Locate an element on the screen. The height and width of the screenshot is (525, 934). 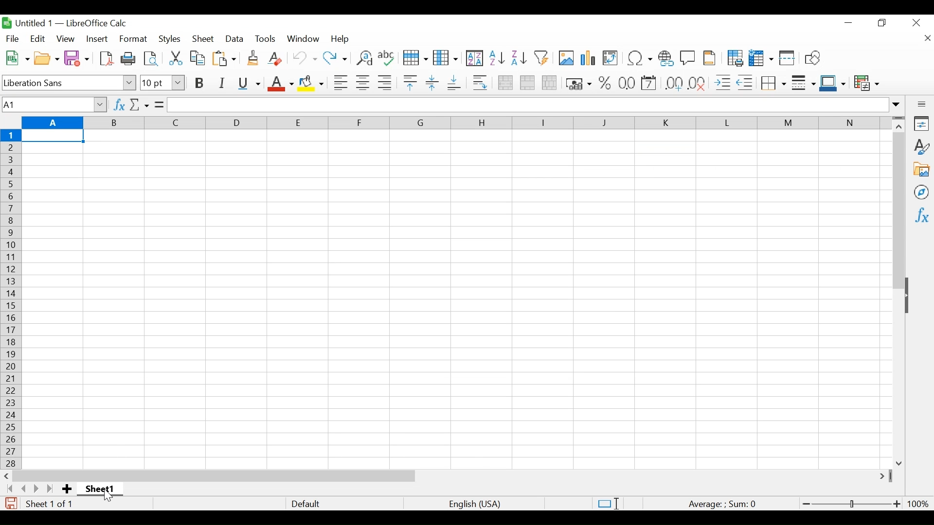
Save as PDF is located at coordinates (107, 58).